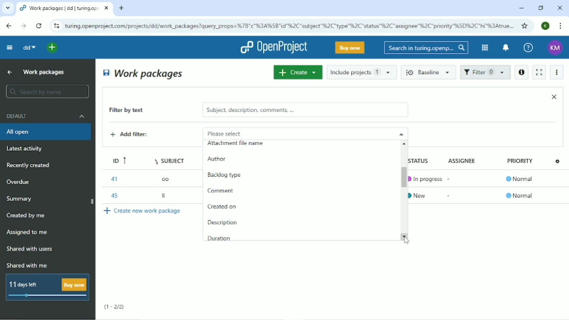  What do you see at coordinates (505, 48) in the screenshot?
I see `To notification center` at bounding box center [505, 48].